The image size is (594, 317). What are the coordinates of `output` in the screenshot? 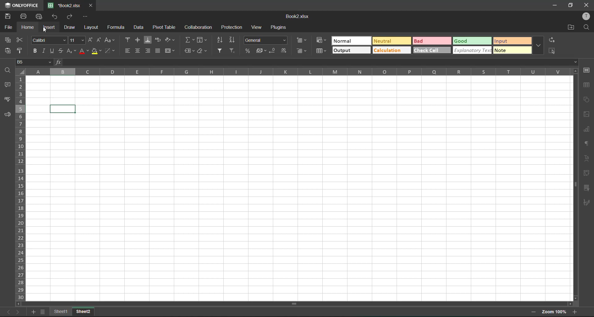 It's located at (351, 51).